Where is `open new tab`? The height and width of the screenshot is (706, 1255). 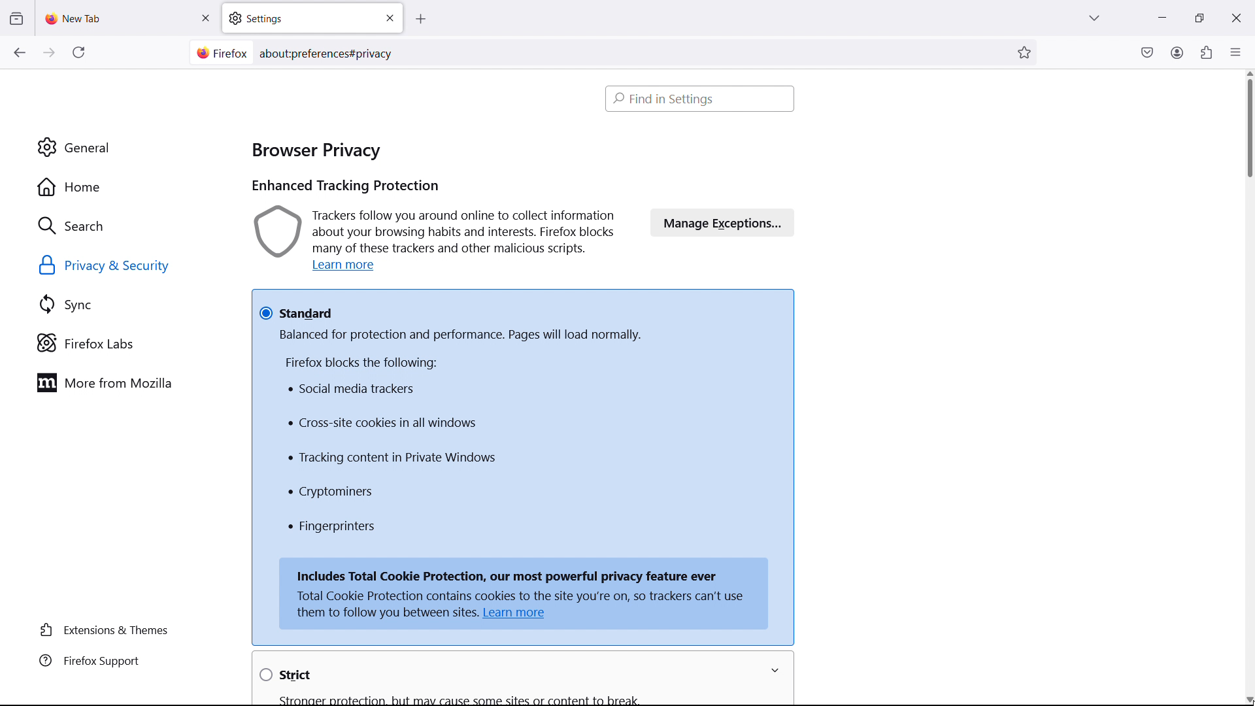
open new tab is located at coordinates (433, 20).